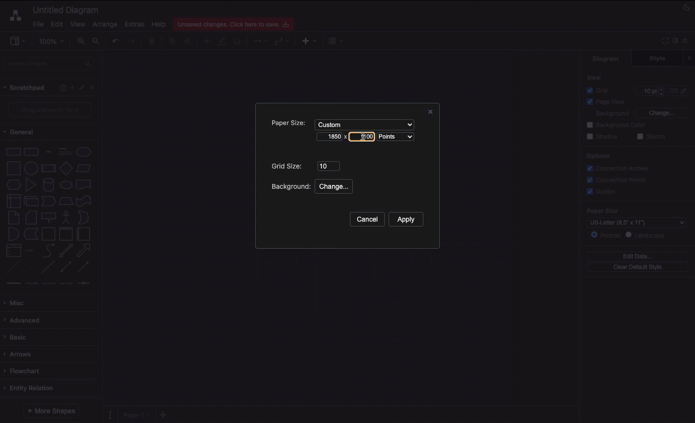 The image size is (695, 423). Describe the element at coordinates (235, 23) in the screenshot. I see `Unsaved changes` at that location.